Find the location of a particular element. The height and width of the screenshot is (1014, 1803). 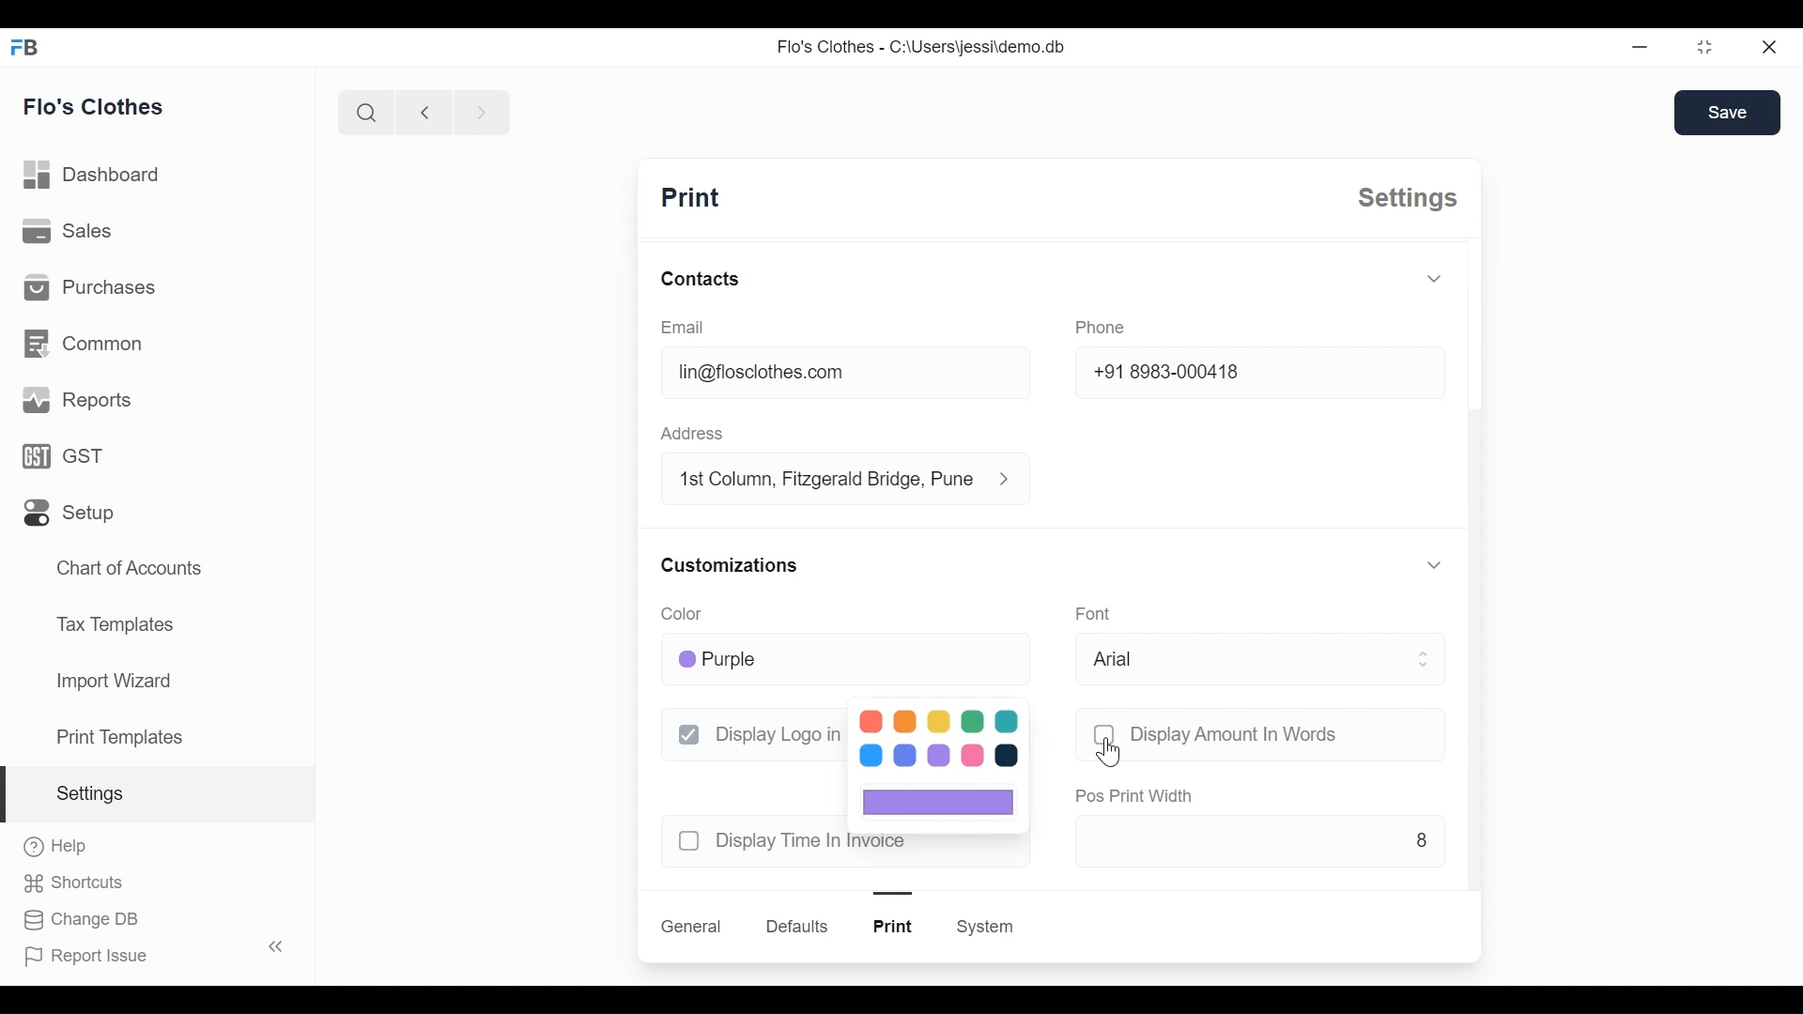

scroll bar is located at coordinates (1474, 597).